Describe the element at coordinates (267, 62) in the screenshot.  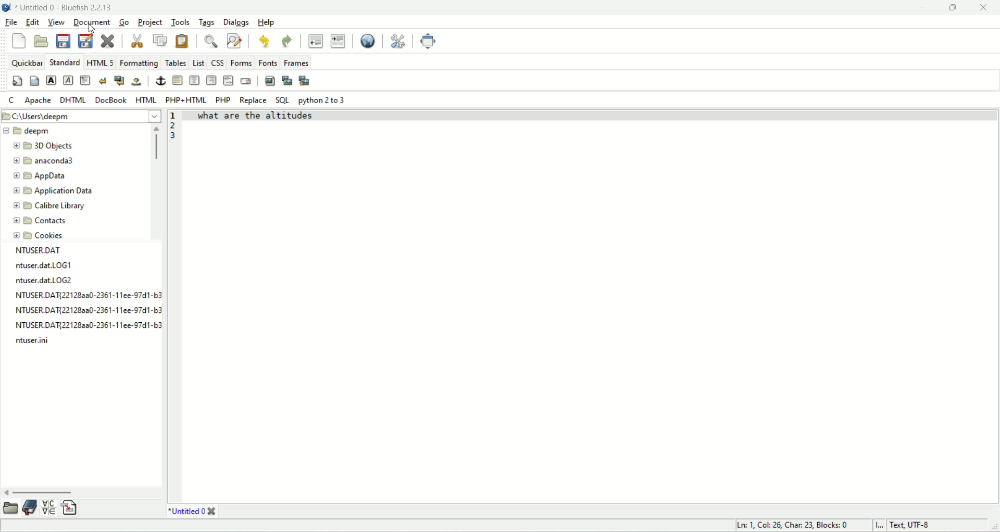
I see `fonts` at that location.